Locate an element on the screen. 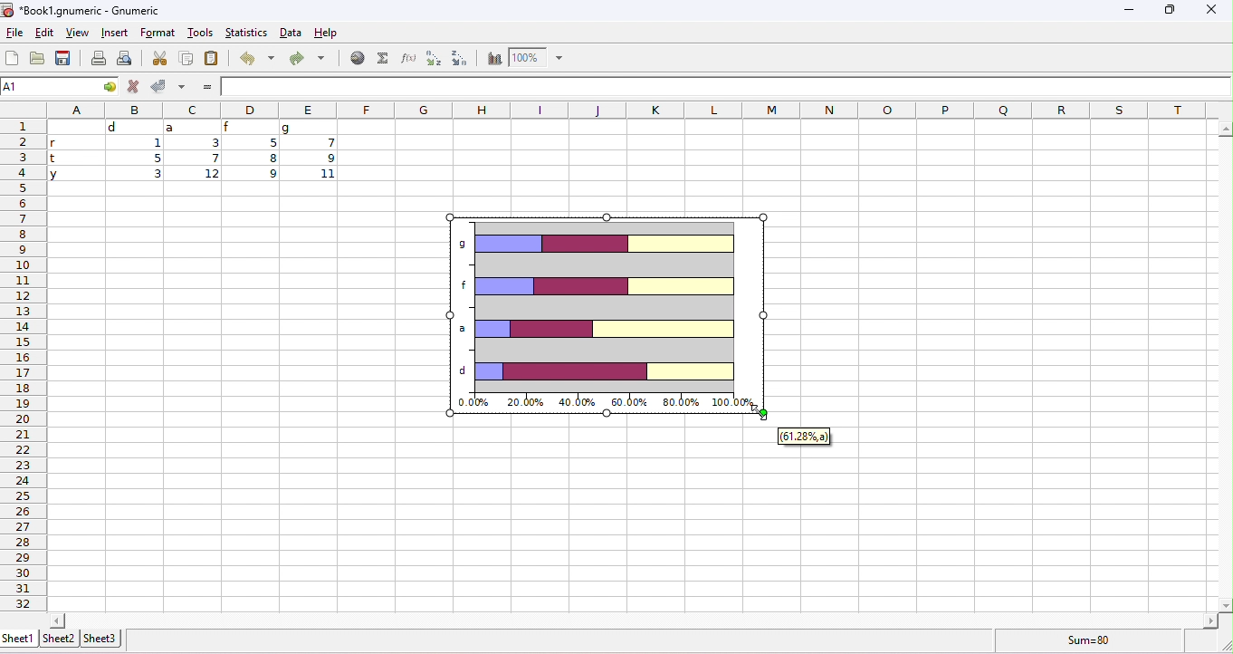 Image resolution: width=1233 pixels, height=654 pixels. file is located at coordinates (13, 33).